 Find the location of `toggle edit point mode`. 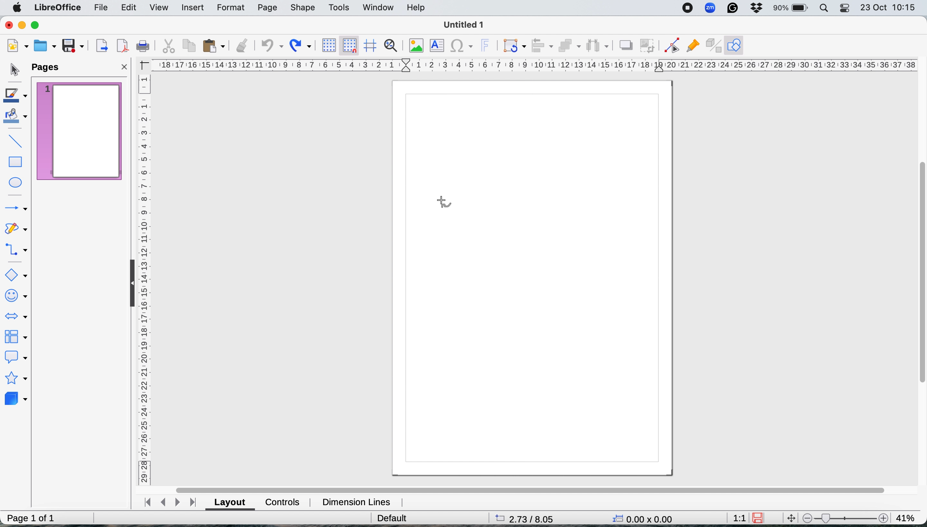

toggle edit point mode is located at coordinates (671, 45).